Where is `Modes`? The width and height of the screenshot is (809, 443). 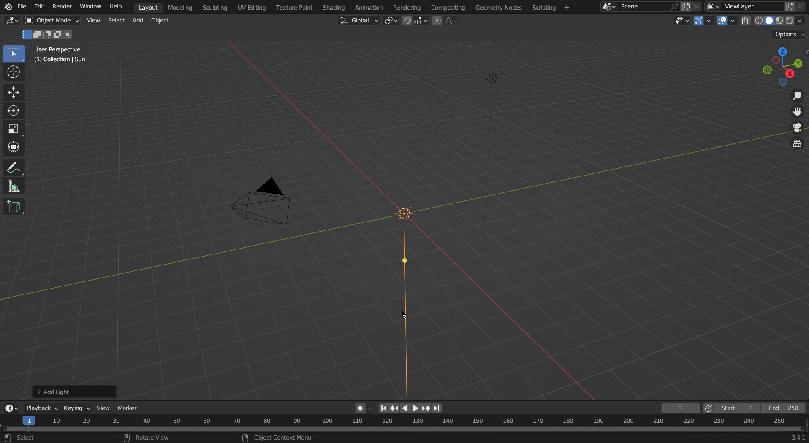
Modes is located at coordinates (50, 34).